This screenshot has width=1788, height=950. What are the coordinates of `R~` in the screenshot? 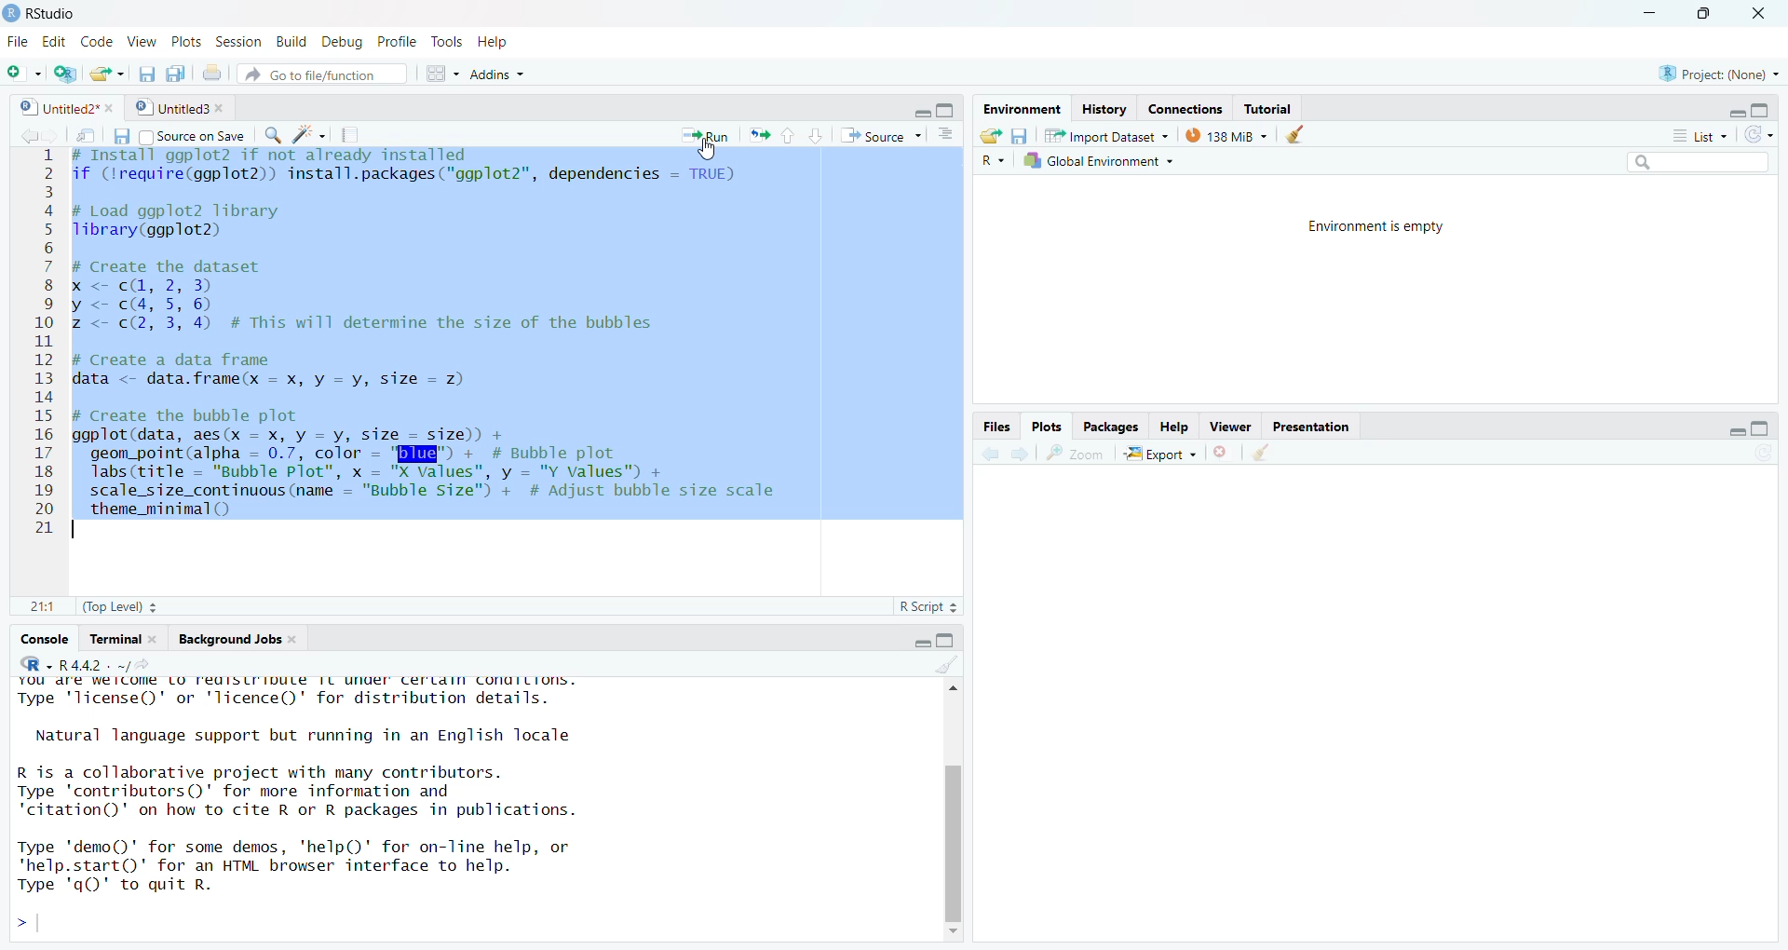 It's located at (992, 161).